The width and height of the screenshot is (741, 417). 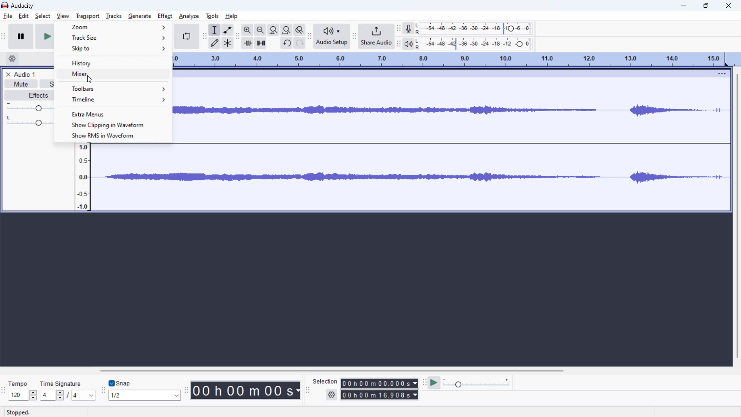 I want to click on envelop tool, so click(x=227, y=30).